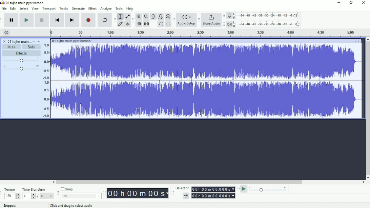 Image resolution: width=370 pixels, height=208 pixels. Describe the element at coordinates (49, 8) in the screenshot. I see `Transport` at that location.